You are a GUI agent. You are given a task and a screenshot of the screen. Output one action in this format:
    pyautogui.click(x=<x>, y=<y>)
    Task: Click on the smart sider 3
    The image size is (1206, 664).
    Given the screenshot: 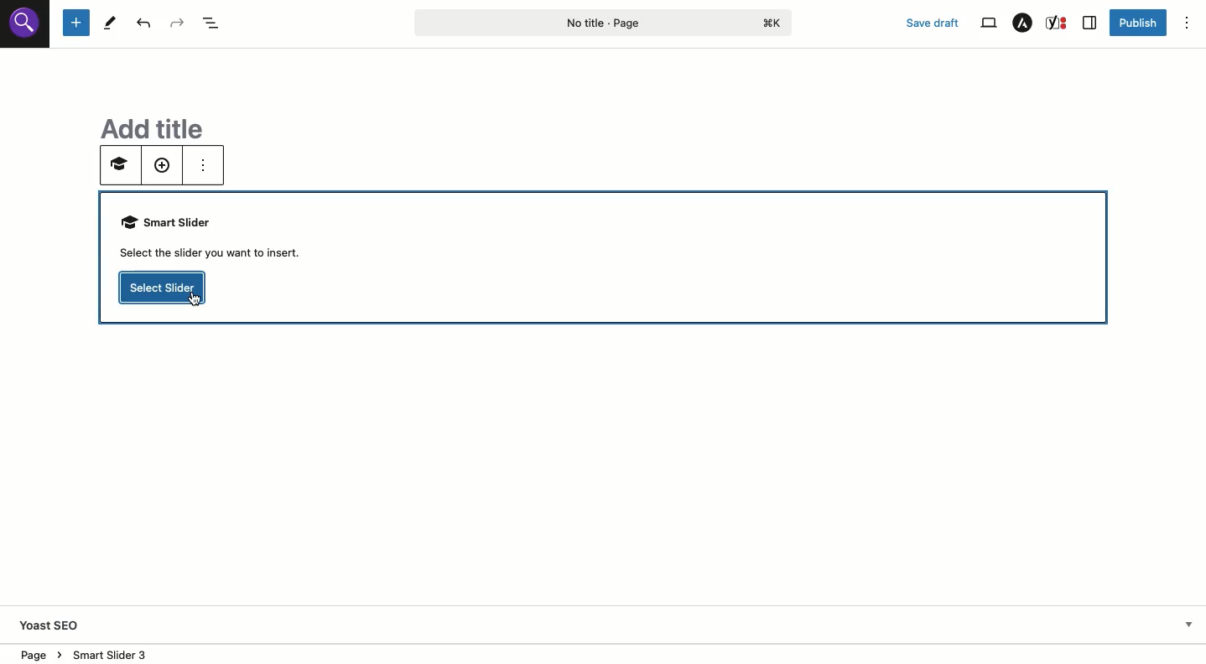 What is the action you would take?
    pyautogui.click(x=108, y=651)
    